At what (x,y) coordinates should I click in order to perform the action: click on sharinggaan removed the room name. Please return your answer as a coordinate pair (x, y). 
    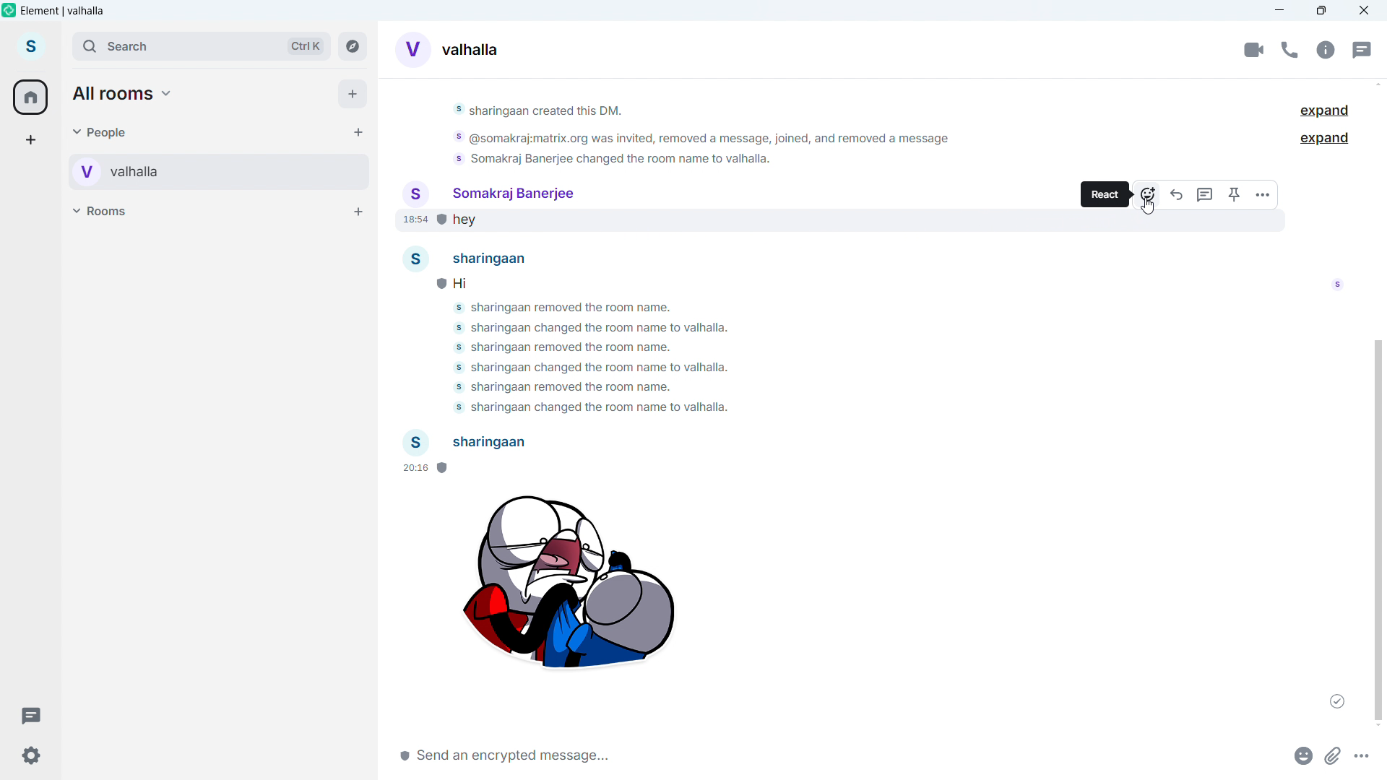
    Looking at the image, I should click on (566, 346).